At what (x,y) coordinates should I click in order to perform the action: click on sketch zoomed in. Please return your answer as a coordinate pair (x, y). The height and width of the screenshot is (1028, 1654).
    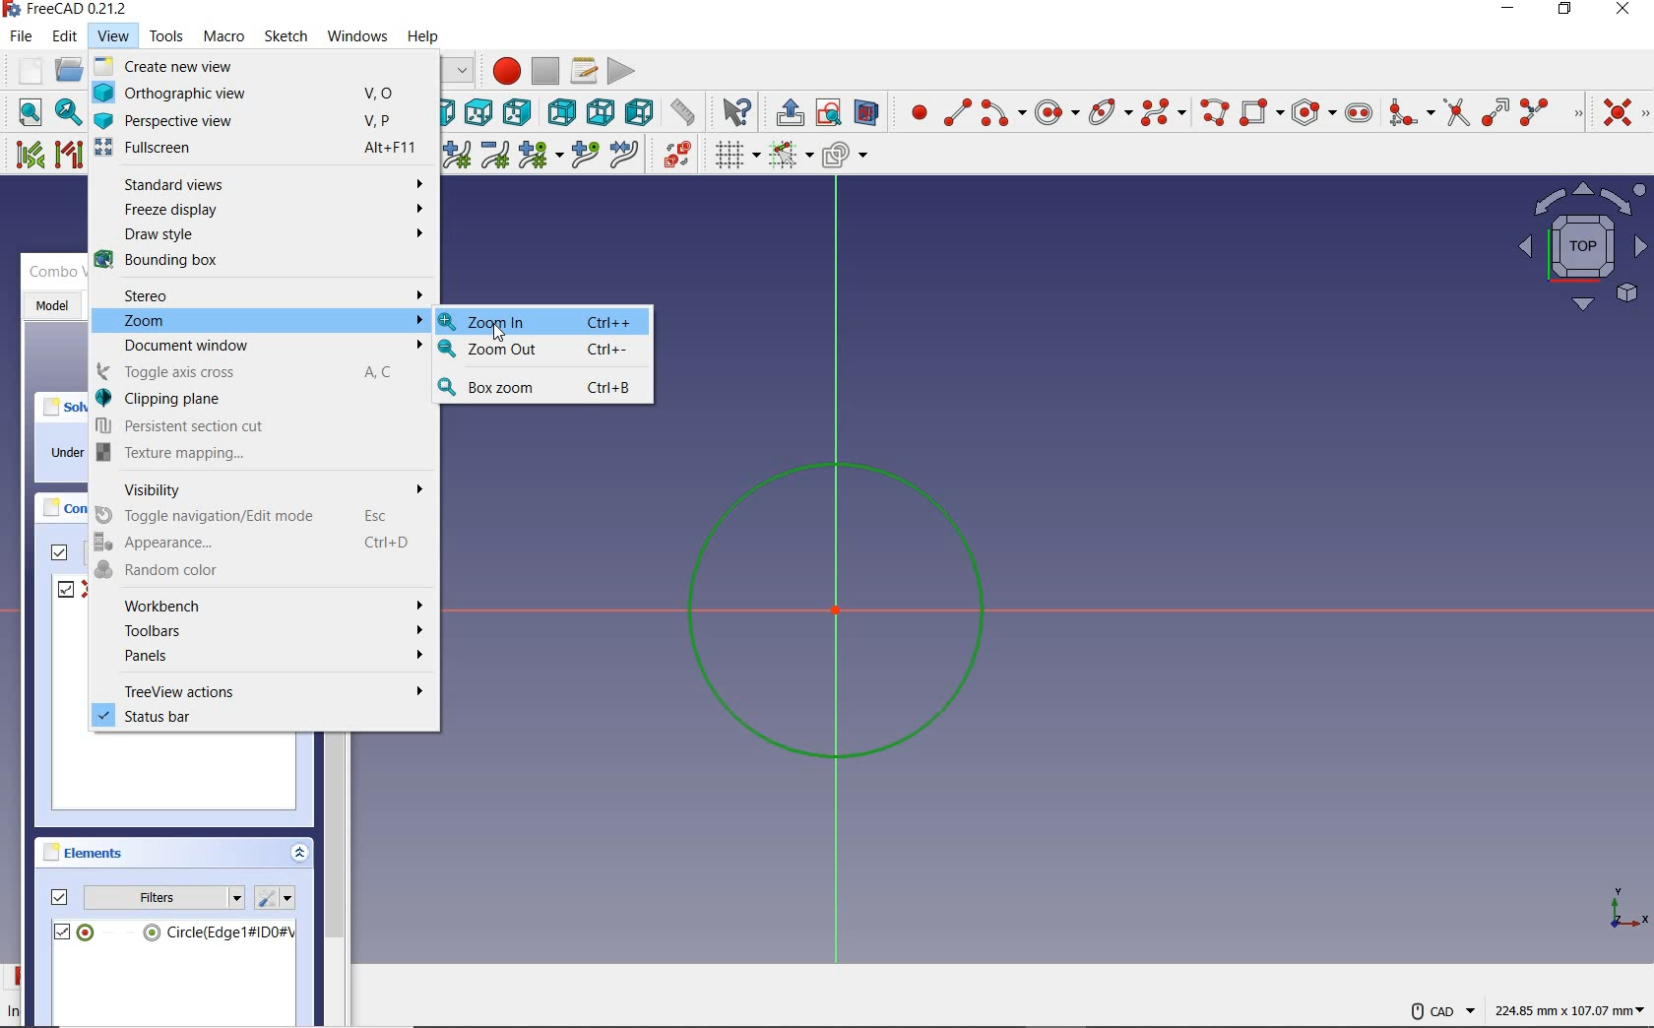
    Looking at the image, I should click on (831, 608).